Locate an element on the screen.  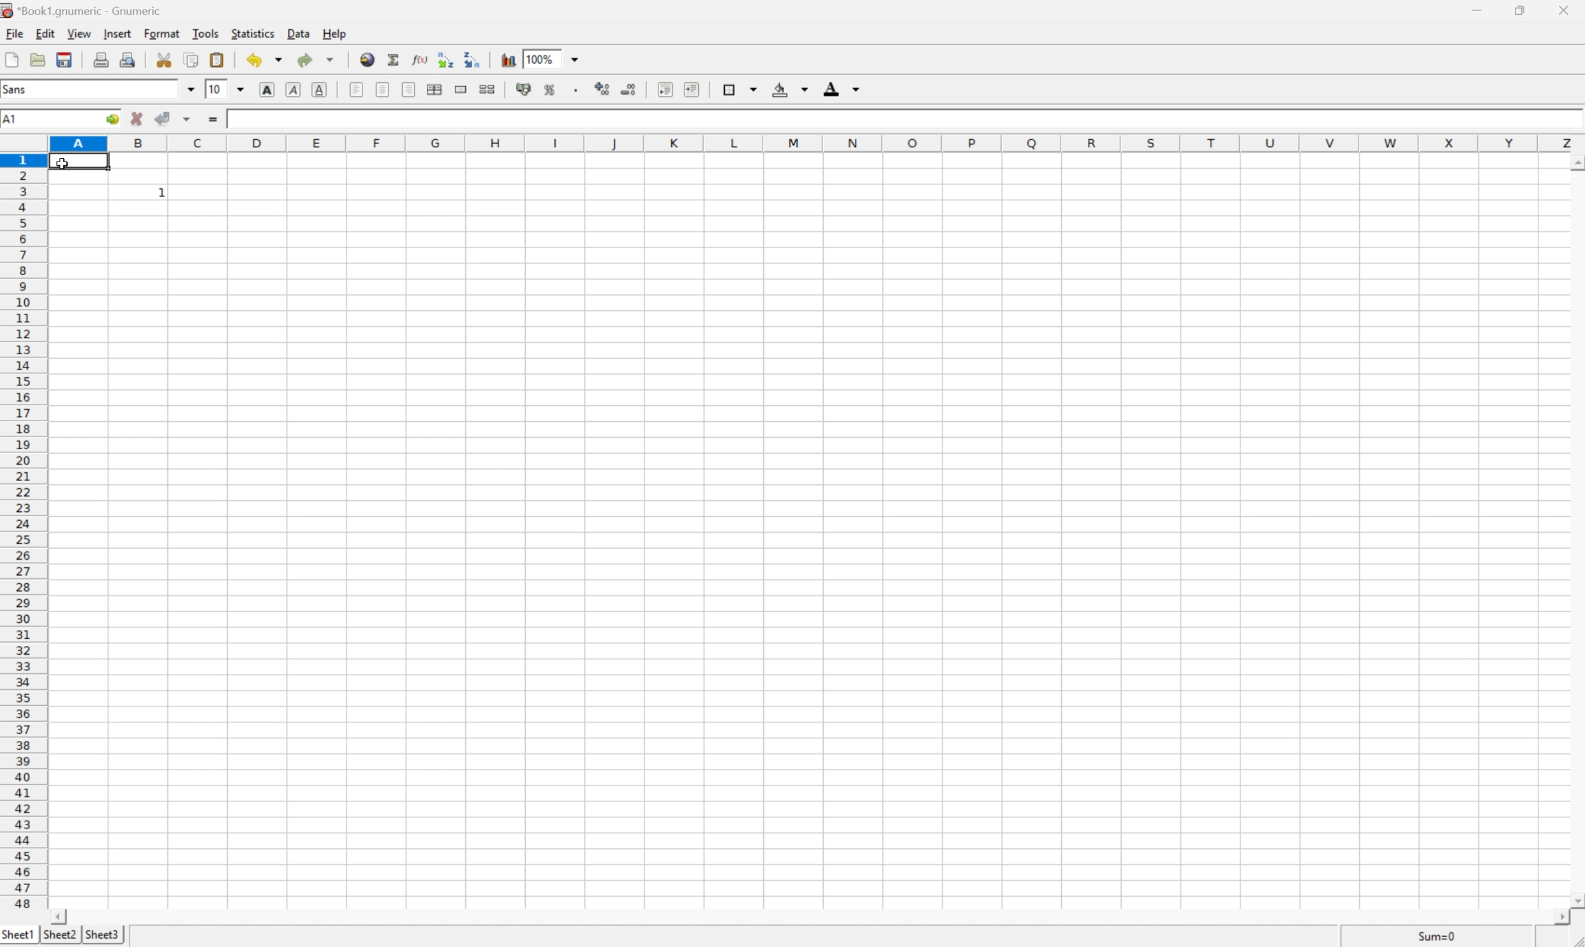
cursor on cell A1 is located at coordinates (80, 163).